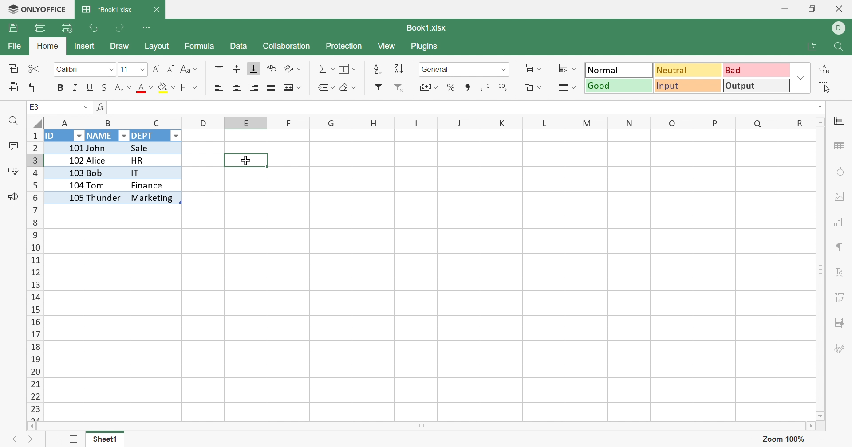  What do you see at coordinates (111, 68) in the screenshot?
I see `Drop Down` at bounding box center [111, 68].